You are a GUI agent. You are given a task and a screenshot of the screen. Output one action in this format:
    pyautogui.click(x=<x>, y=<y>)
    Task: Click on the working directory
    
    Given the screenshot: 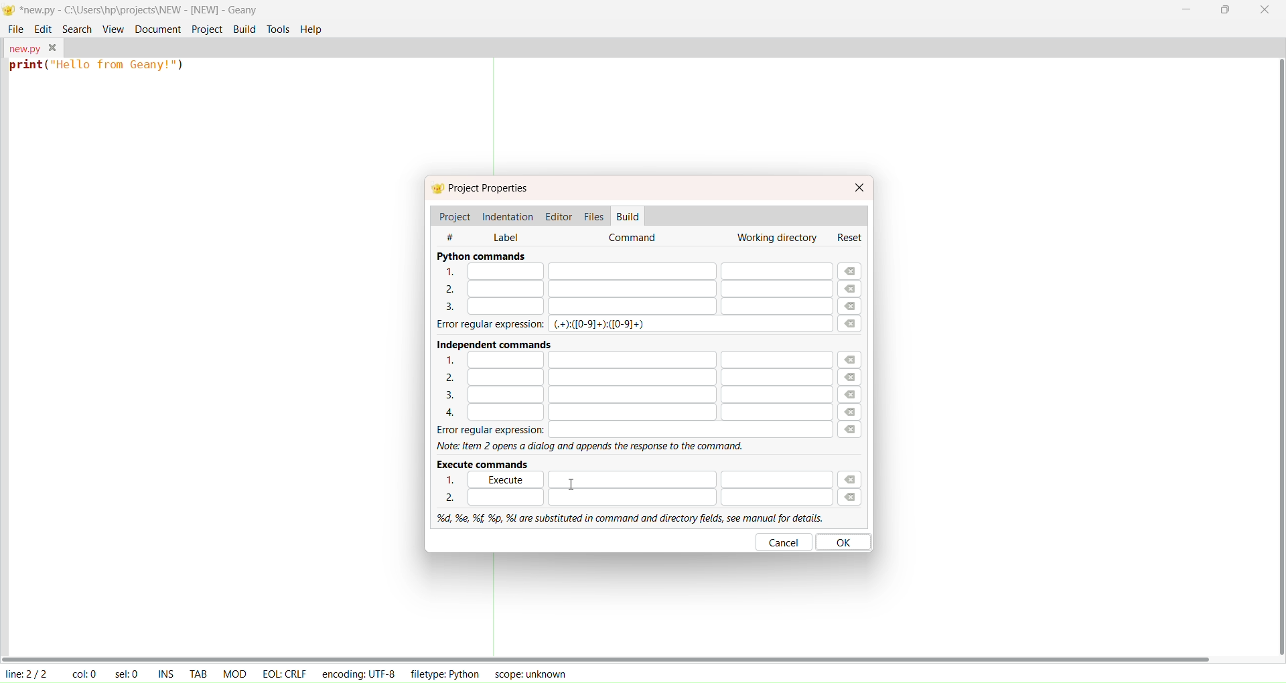 What is the action you would take?
    pyautogui.click(x=775, y=238)
    